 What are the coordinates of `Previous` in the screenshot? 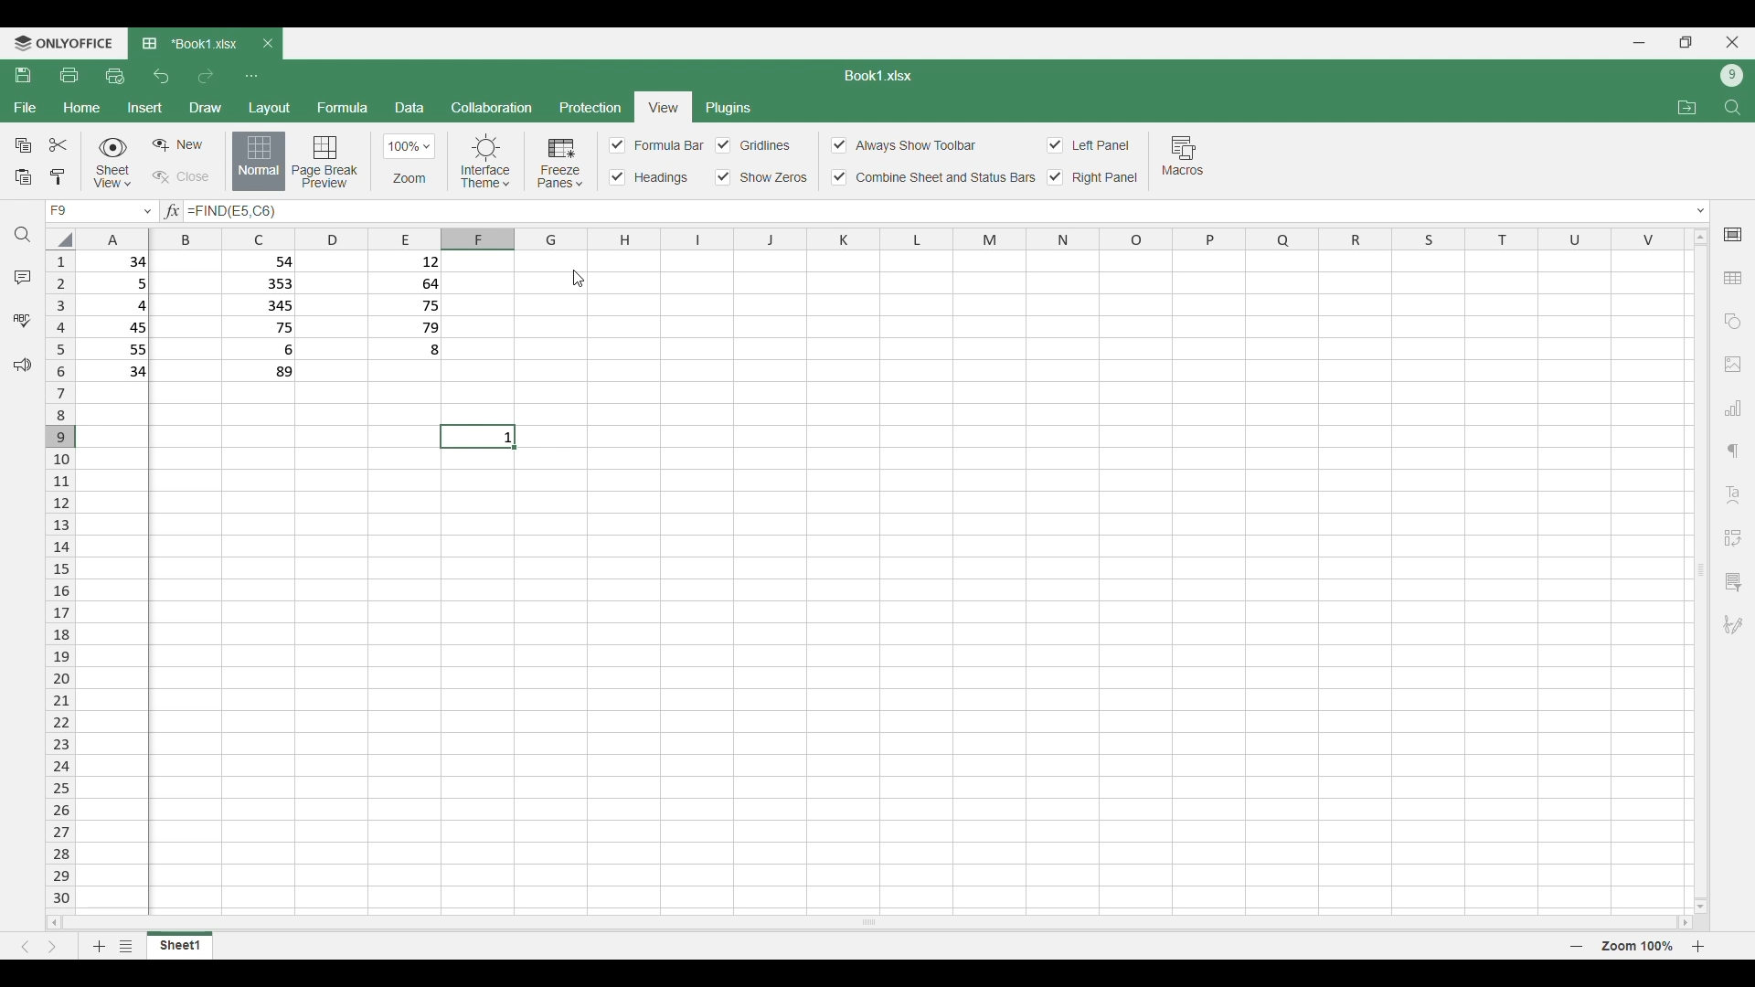 It's located at (26, 948).